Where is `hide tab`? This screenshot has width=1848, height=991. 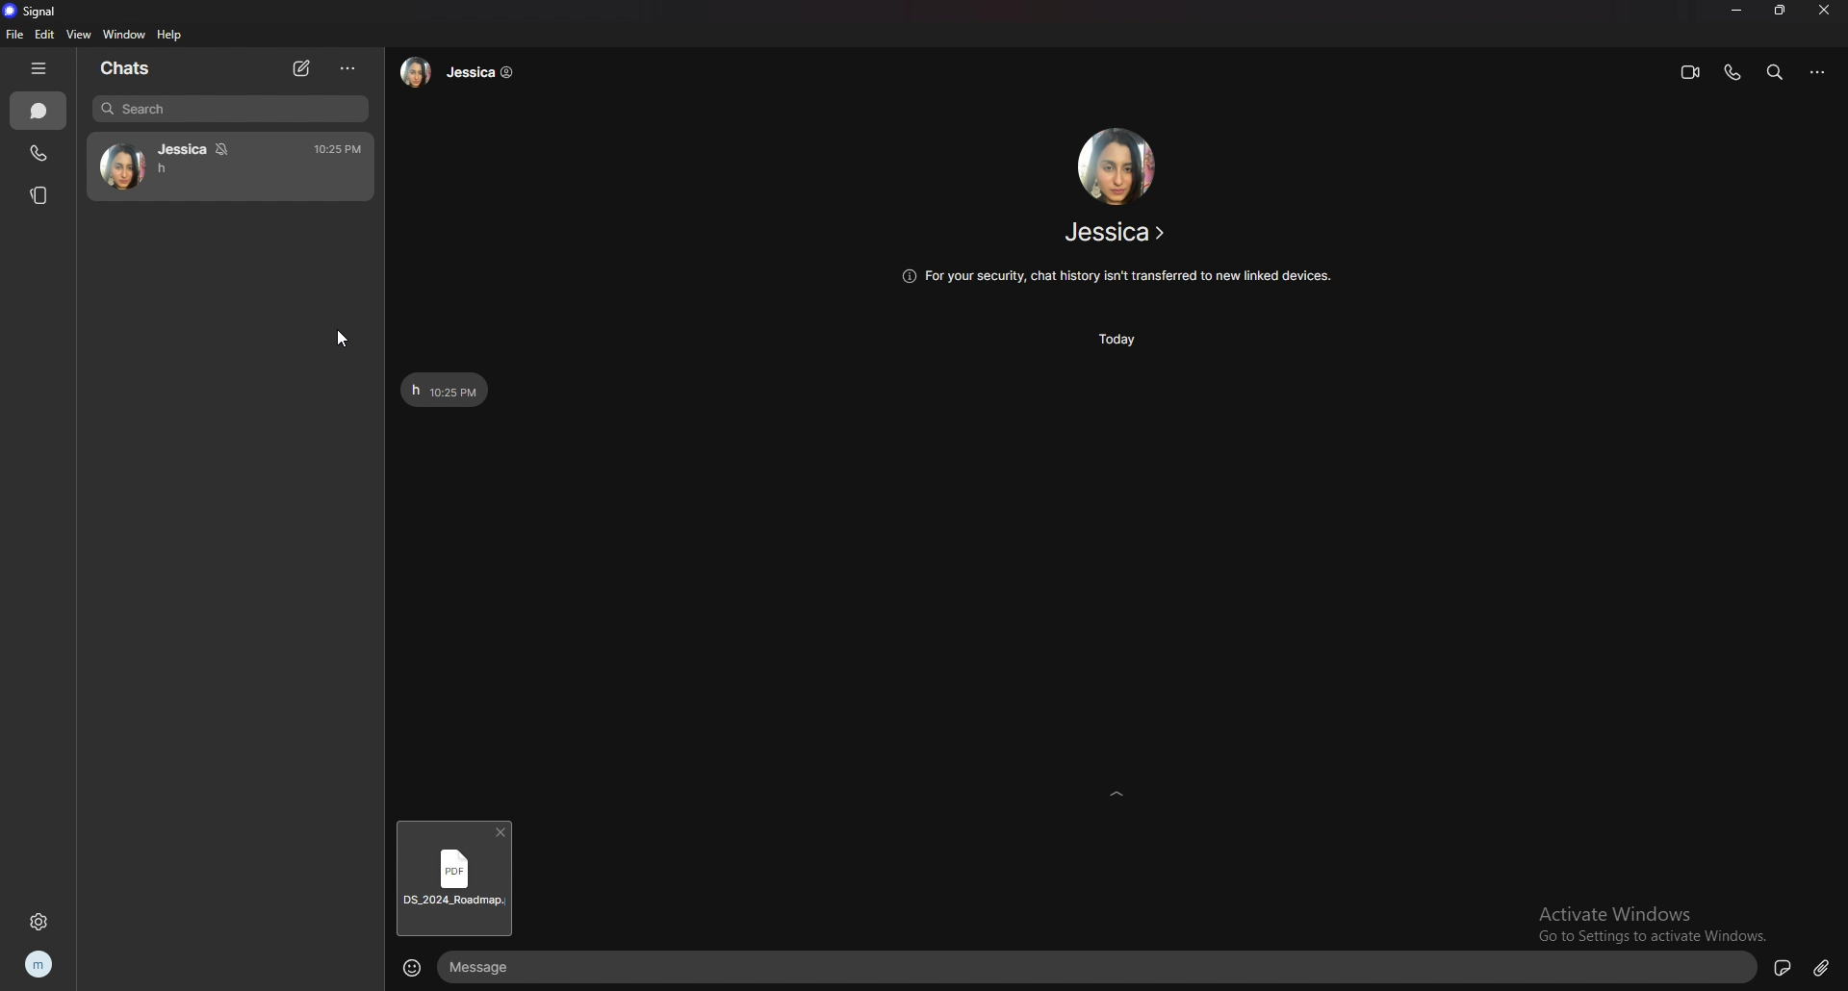
hide tab is located at coordinates (38, 66).